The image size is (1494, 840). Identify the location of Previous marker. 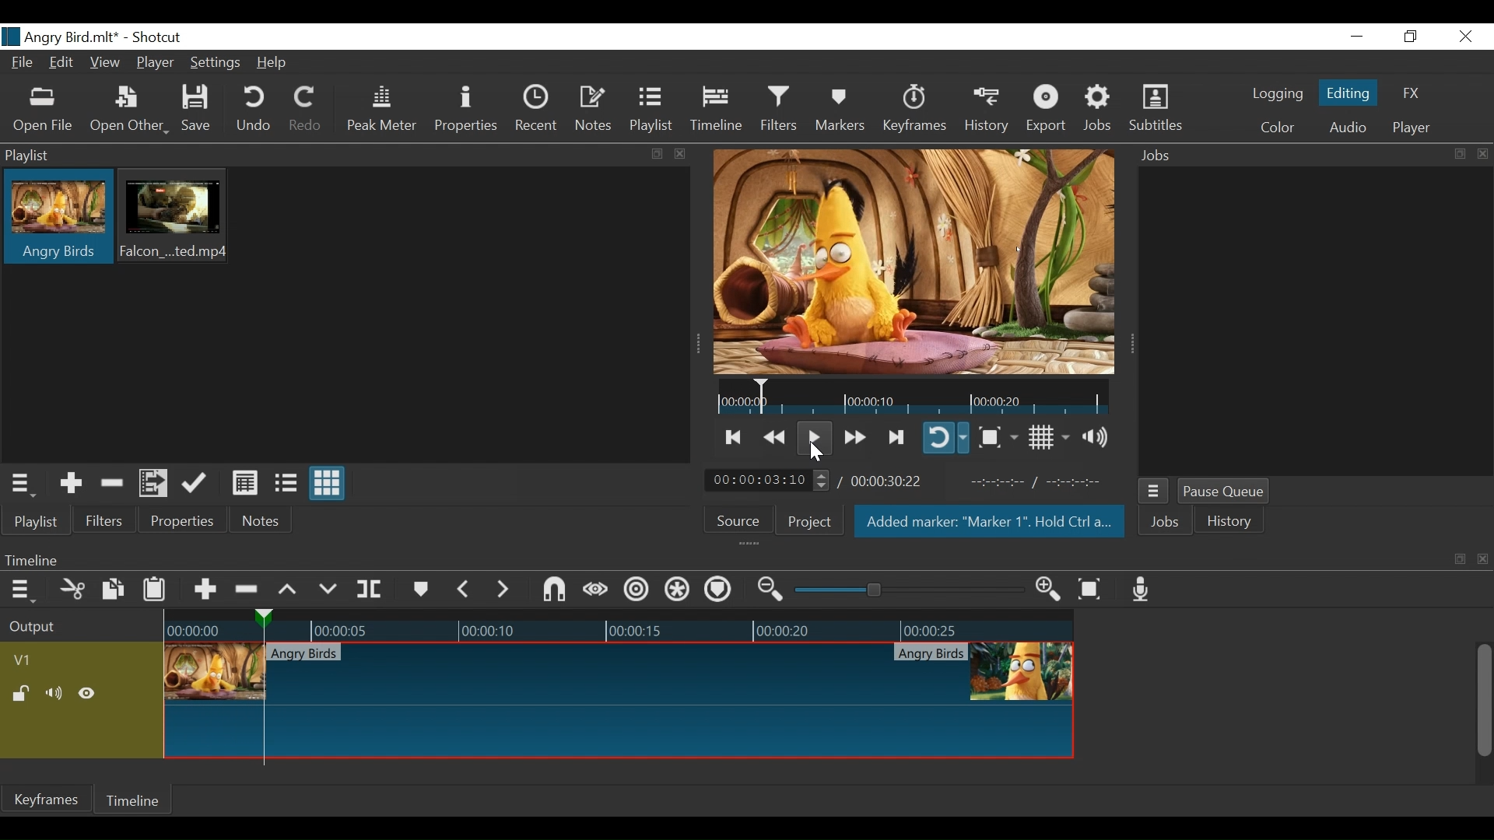
(465, 589).